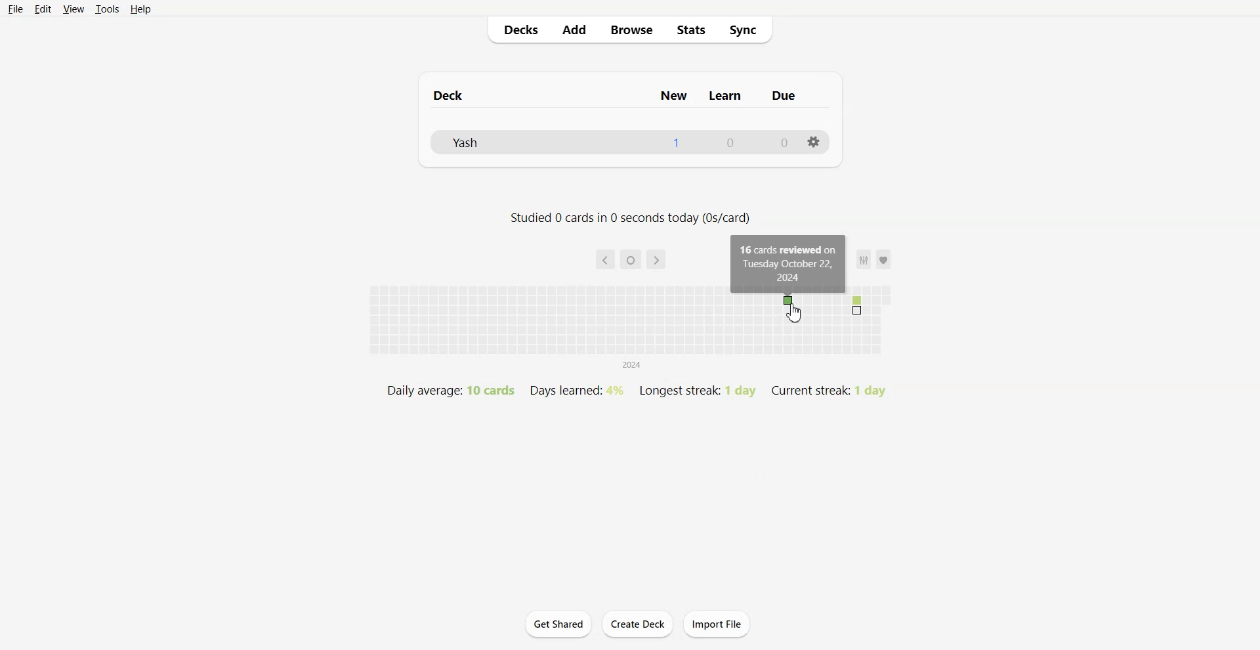 Image resolution: width=1260 pixels, height=650 pixels. Describe the element at coordinates (637, 624) in the screenshot. I see `Create Deck` at that location.